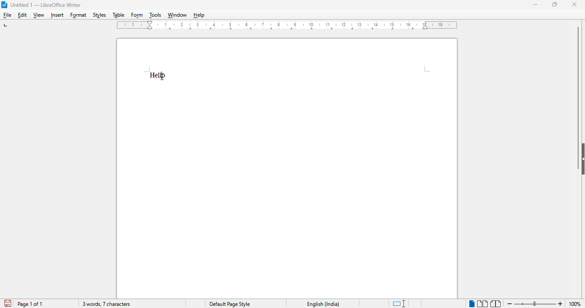 This screenshot has height=308, width=585. I want to click on vertical scroll bar, so click(578, 82).